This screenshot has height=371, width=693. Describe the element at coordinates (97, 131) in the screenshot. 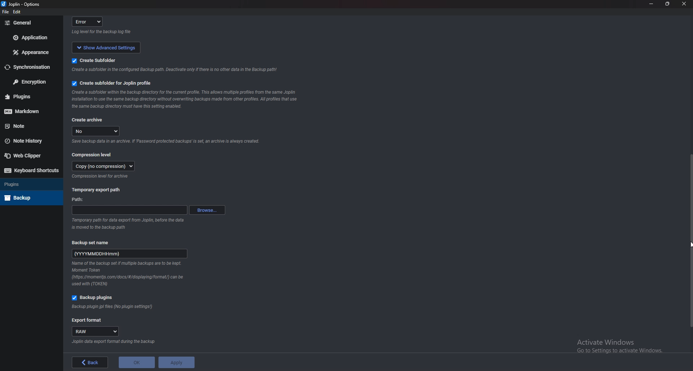

I see `no` at that location.